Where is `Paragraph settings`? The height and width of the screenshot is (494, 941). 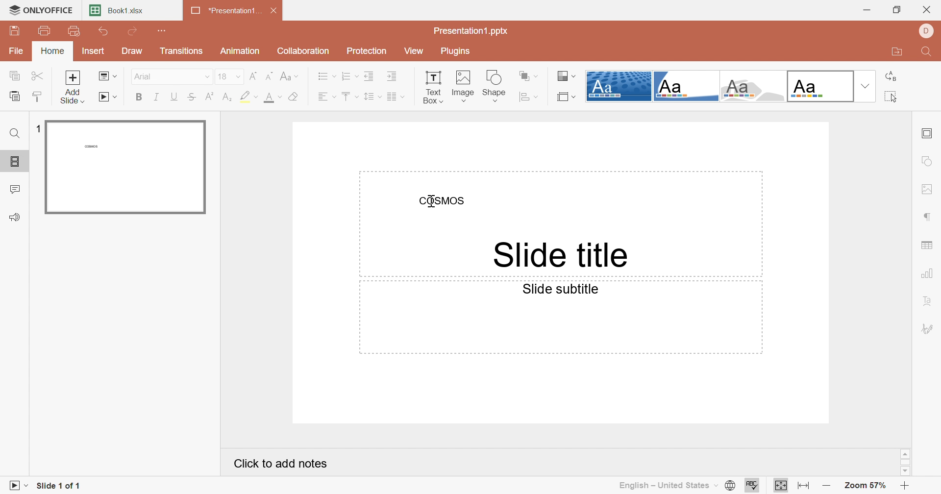 Paragraph settings is located at coordinates (929, 218).